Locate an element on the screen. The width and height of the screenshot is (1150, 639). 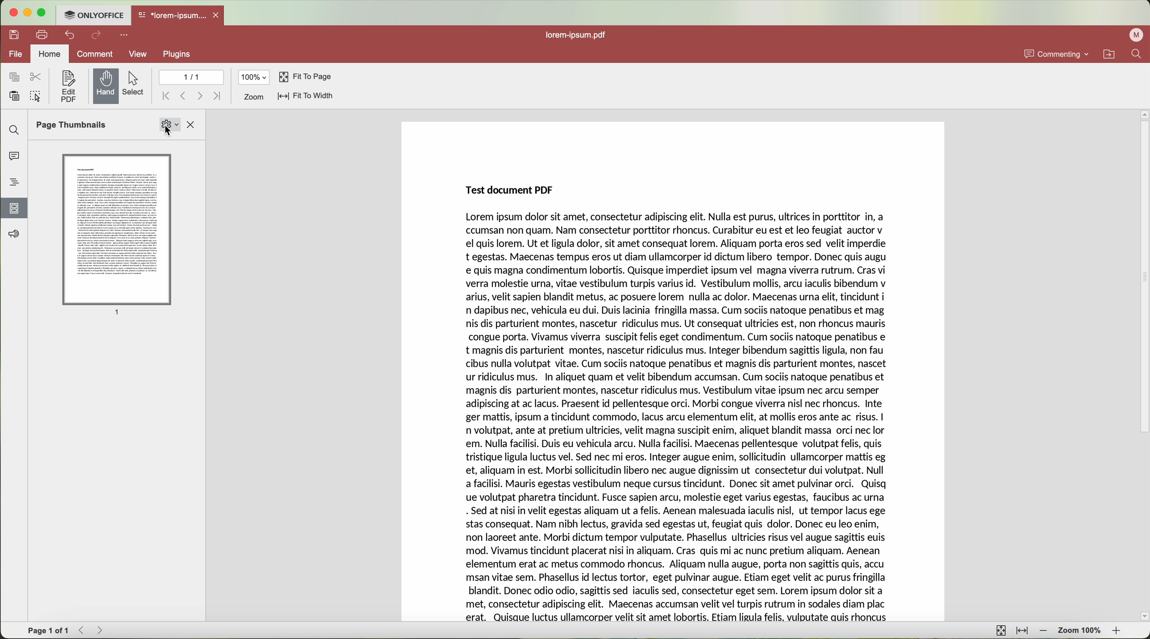
fit to page is located at coordinates (305, 77).